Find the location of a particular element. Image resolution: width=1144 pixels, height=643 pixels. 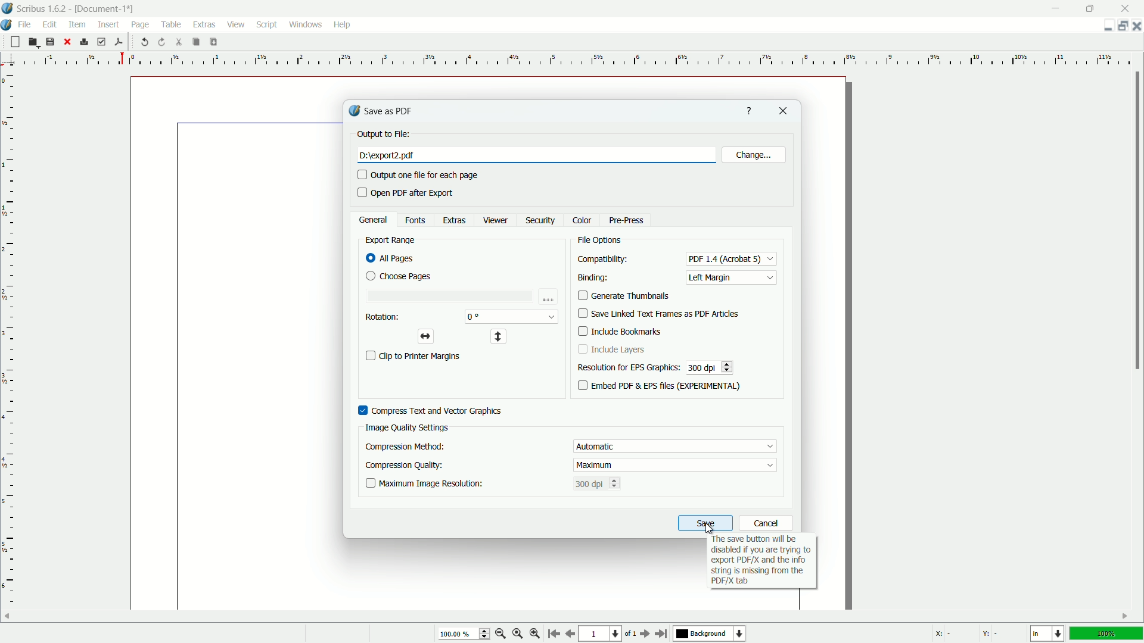

document name is located at coordinates (104, 8).